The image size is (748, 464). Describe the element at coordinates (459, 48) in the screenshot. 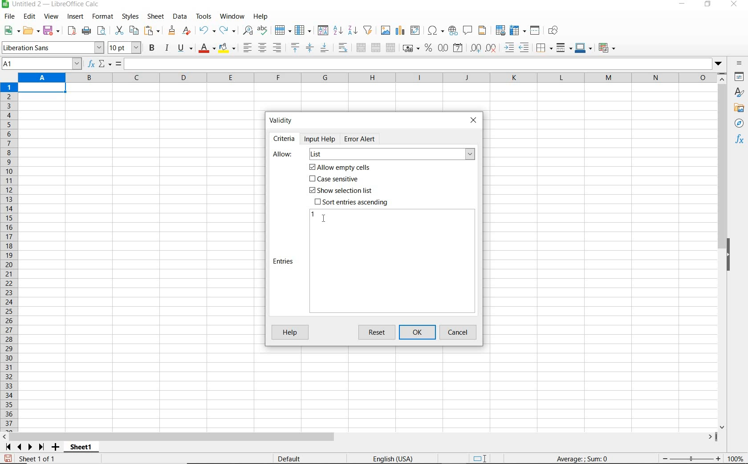

I see `format as date` at that location.